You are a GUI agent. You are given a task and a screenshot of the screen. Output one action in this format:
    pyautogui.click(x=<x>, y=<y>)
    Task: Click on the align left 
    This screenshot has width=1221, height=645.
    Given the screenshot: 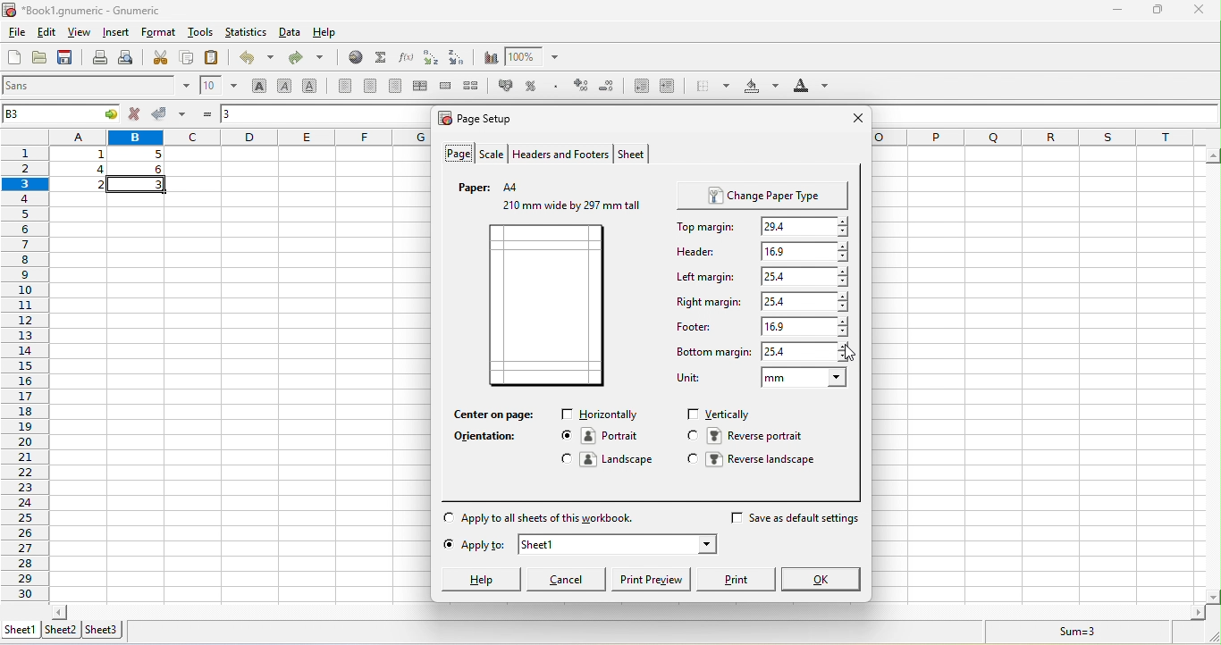 What is the action you would take?
    pyautogui.click(x=343, y=87)
    